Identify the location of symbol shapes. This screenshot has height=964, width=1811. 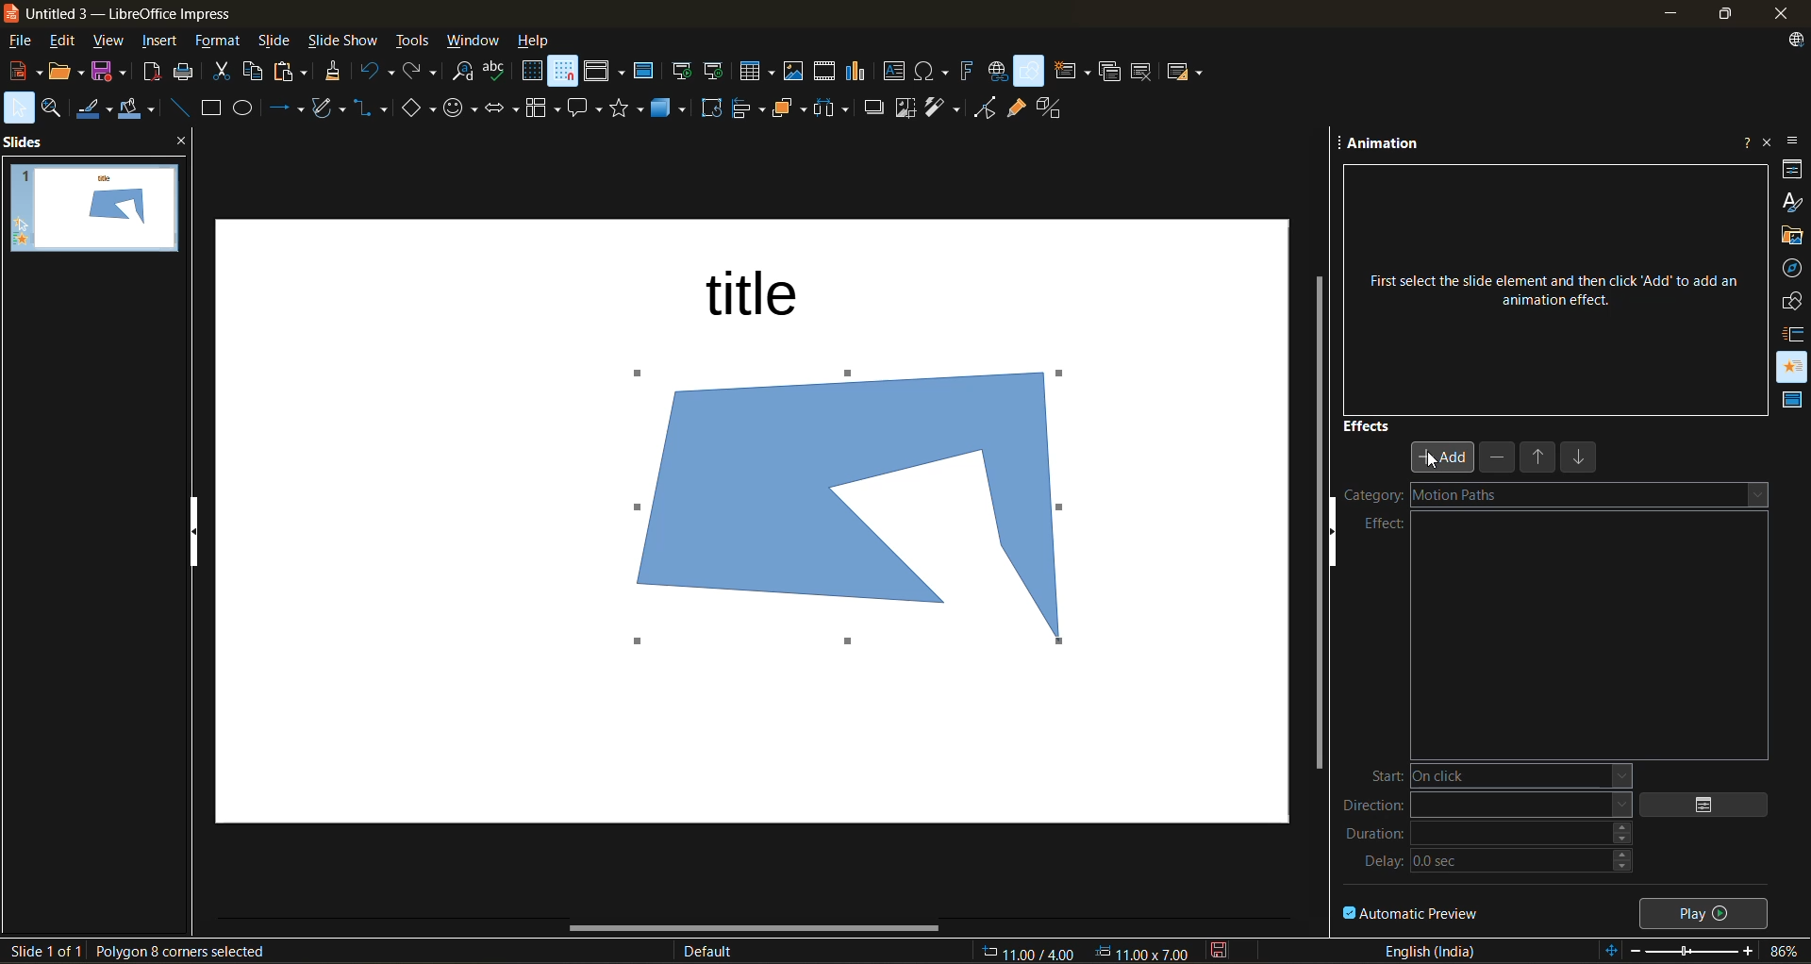
(461, 111).